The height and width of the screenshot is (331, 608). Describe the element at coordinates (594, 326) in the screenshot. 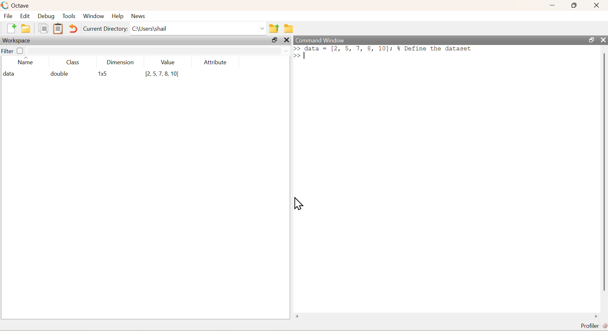

I see `Profiler` at that location.